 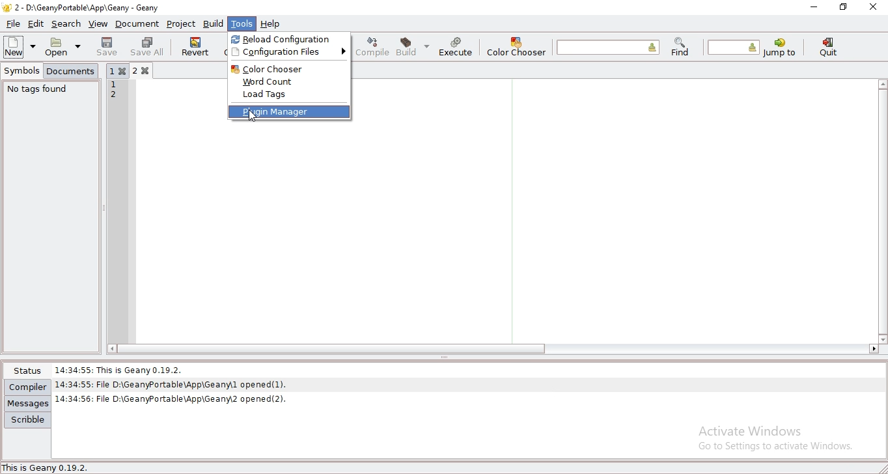 I want to click on symbols, so click(x=23, y=70).